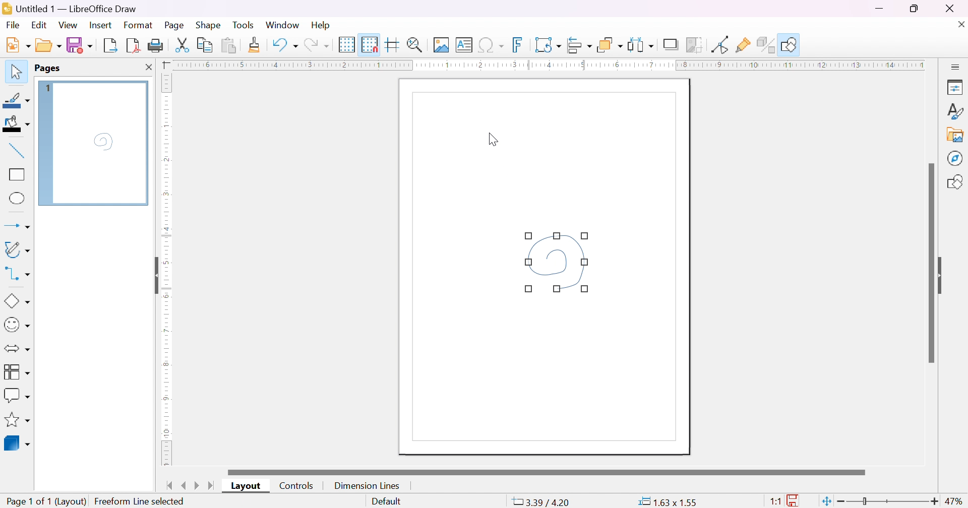  What do you see at coordinates (641, 45) in the screenshot?
I see `select at least three objects to distribute` at bounding box center [641, 45].